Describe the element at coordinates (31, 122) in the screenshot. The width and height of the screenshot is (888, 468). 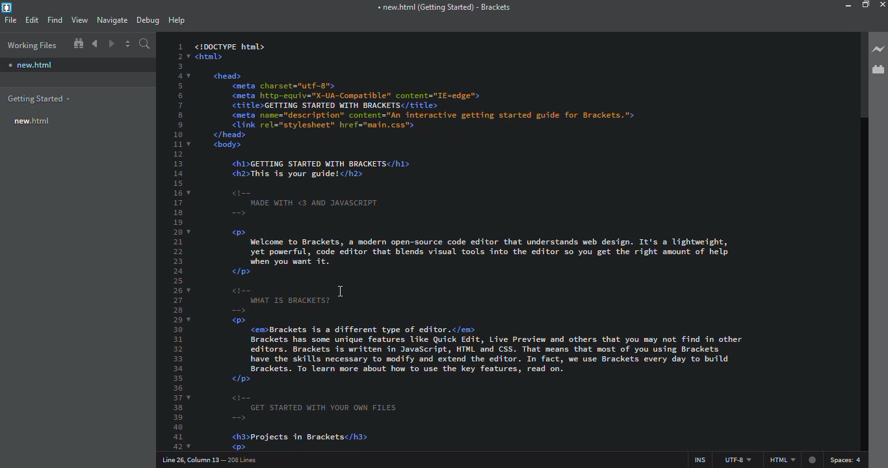
I see `new` at that location.